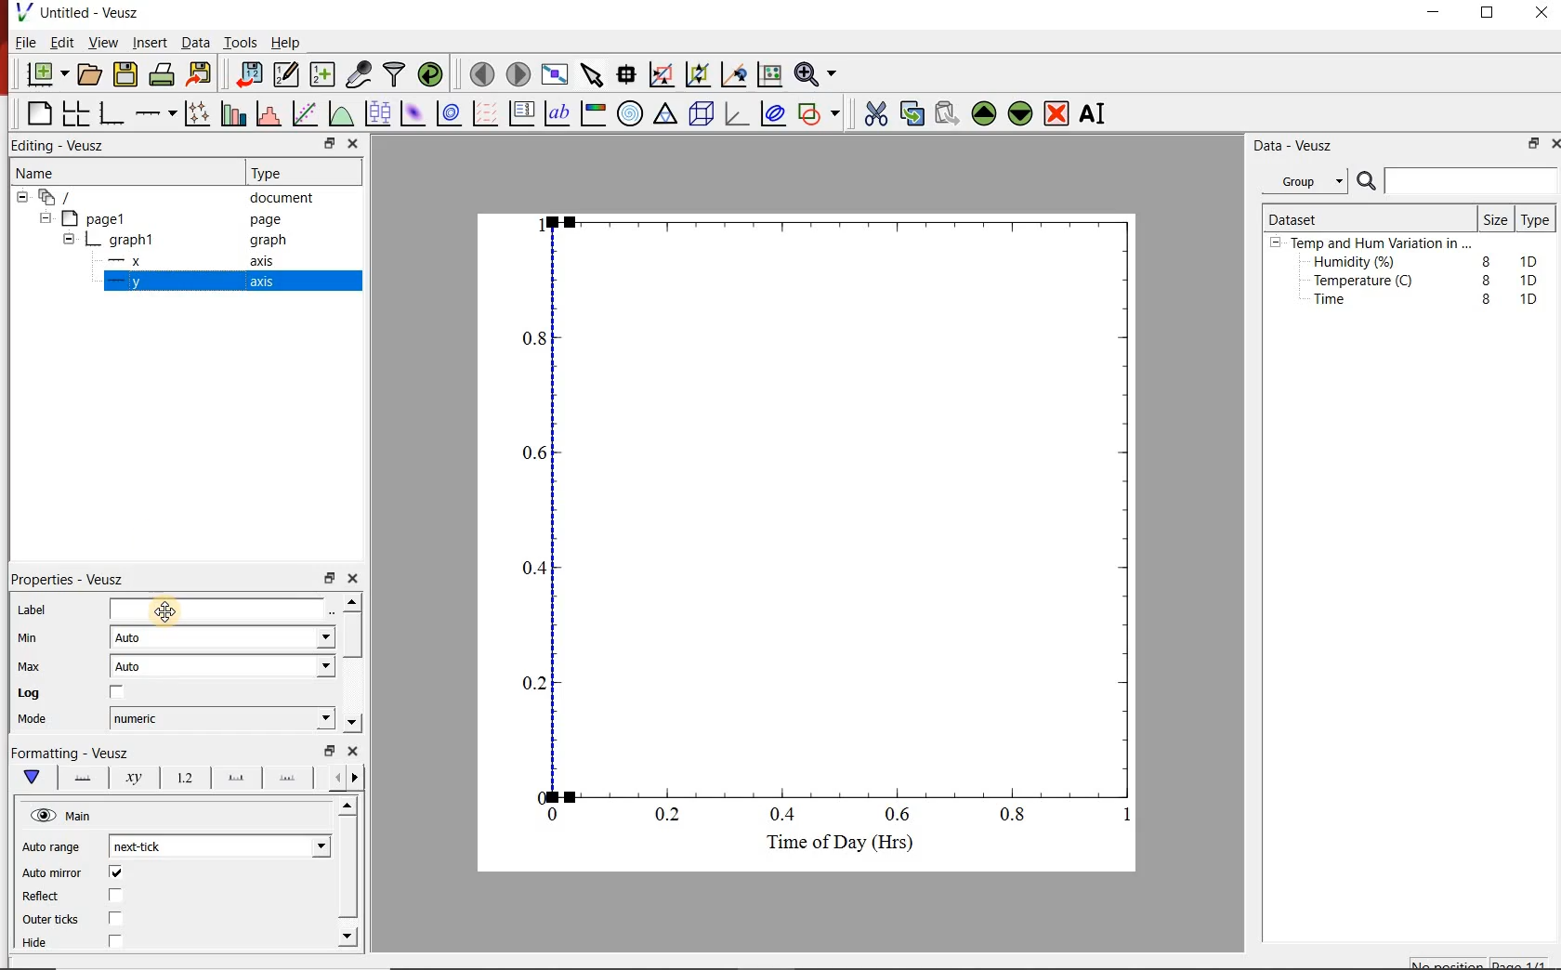 This screenshot has height=970, width=1561. Describe the element at coordinates (985, 111) in the screenshot. I see `Move the selected widget up` at that location.